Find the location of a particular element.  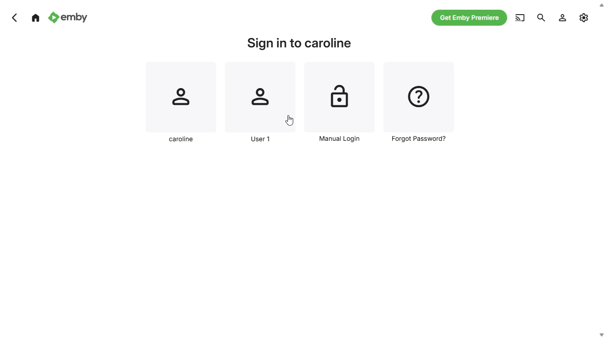

user 1 is located at coordinates (260, 104).